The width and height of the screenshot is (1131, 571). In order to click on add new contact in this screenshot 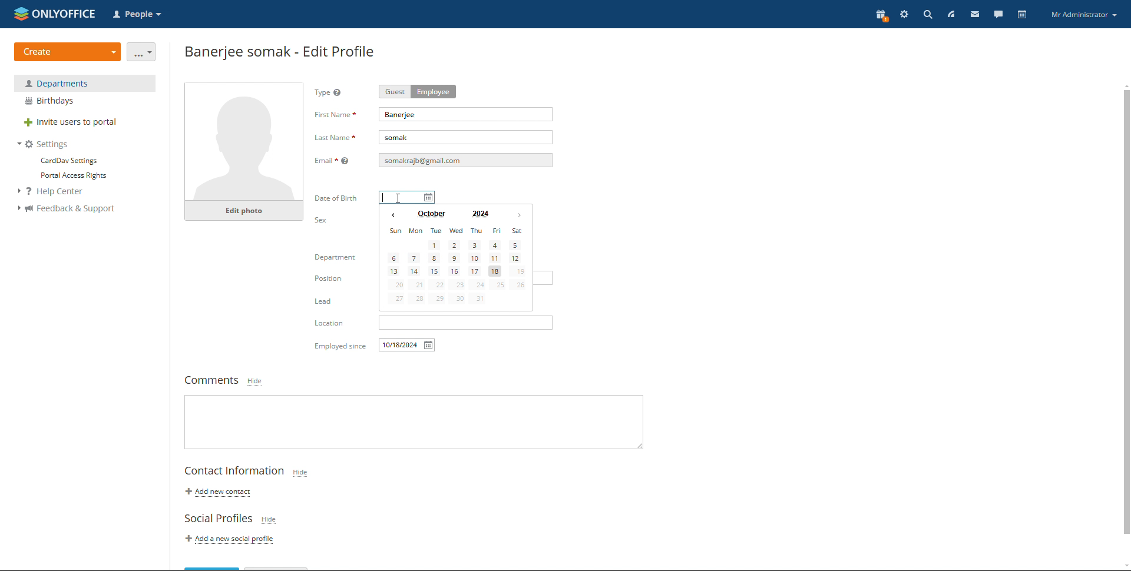, I will do `click(217, 492)`.